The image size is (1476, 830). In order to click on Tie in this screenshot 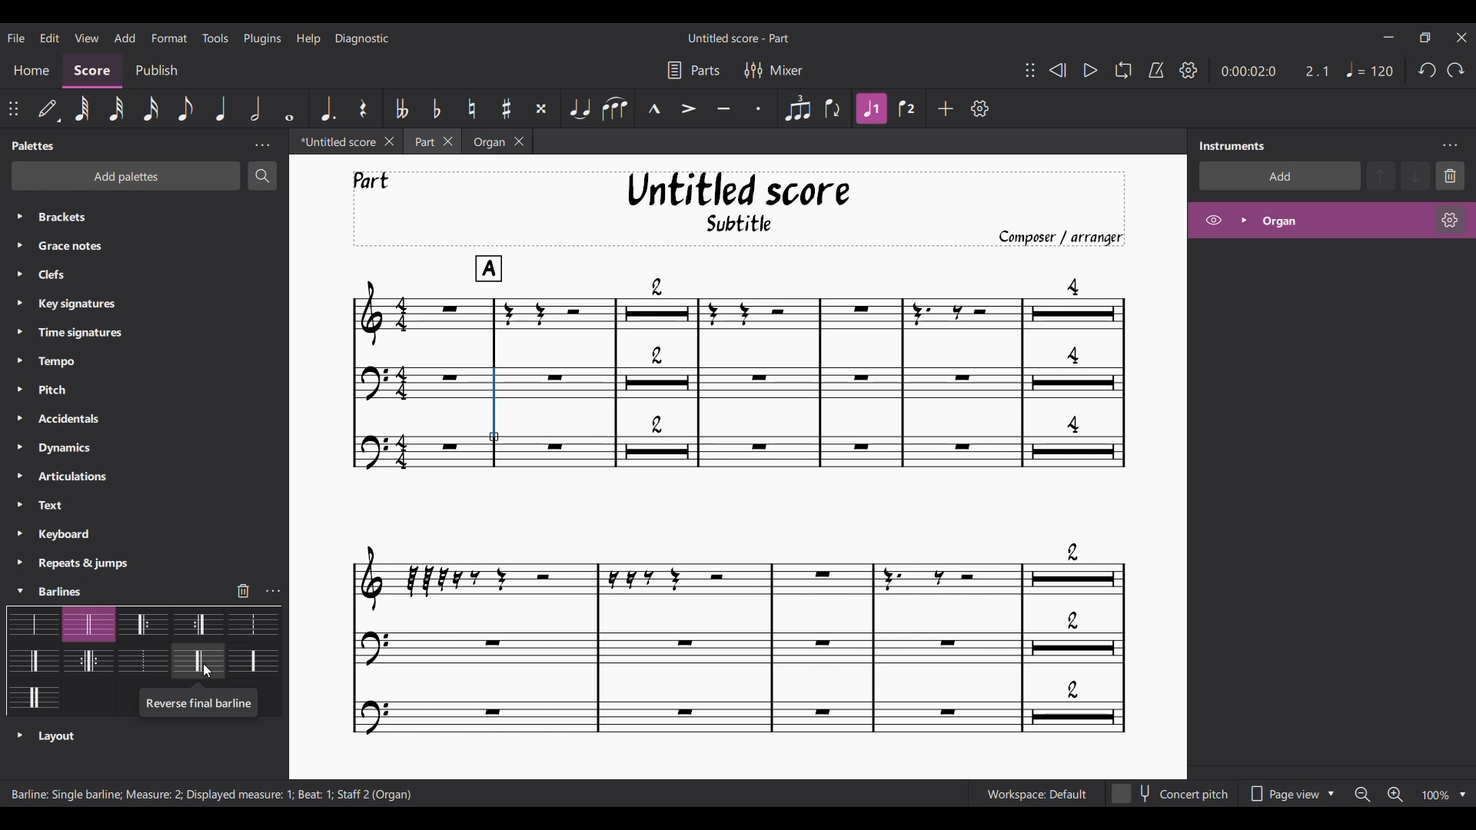, I will do `click(580, 108)`.